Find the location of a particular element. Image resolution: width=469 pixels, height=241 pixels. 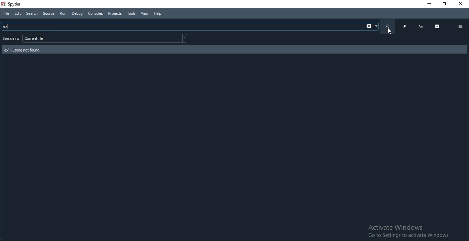

expand is located at coordinates (437, 26).